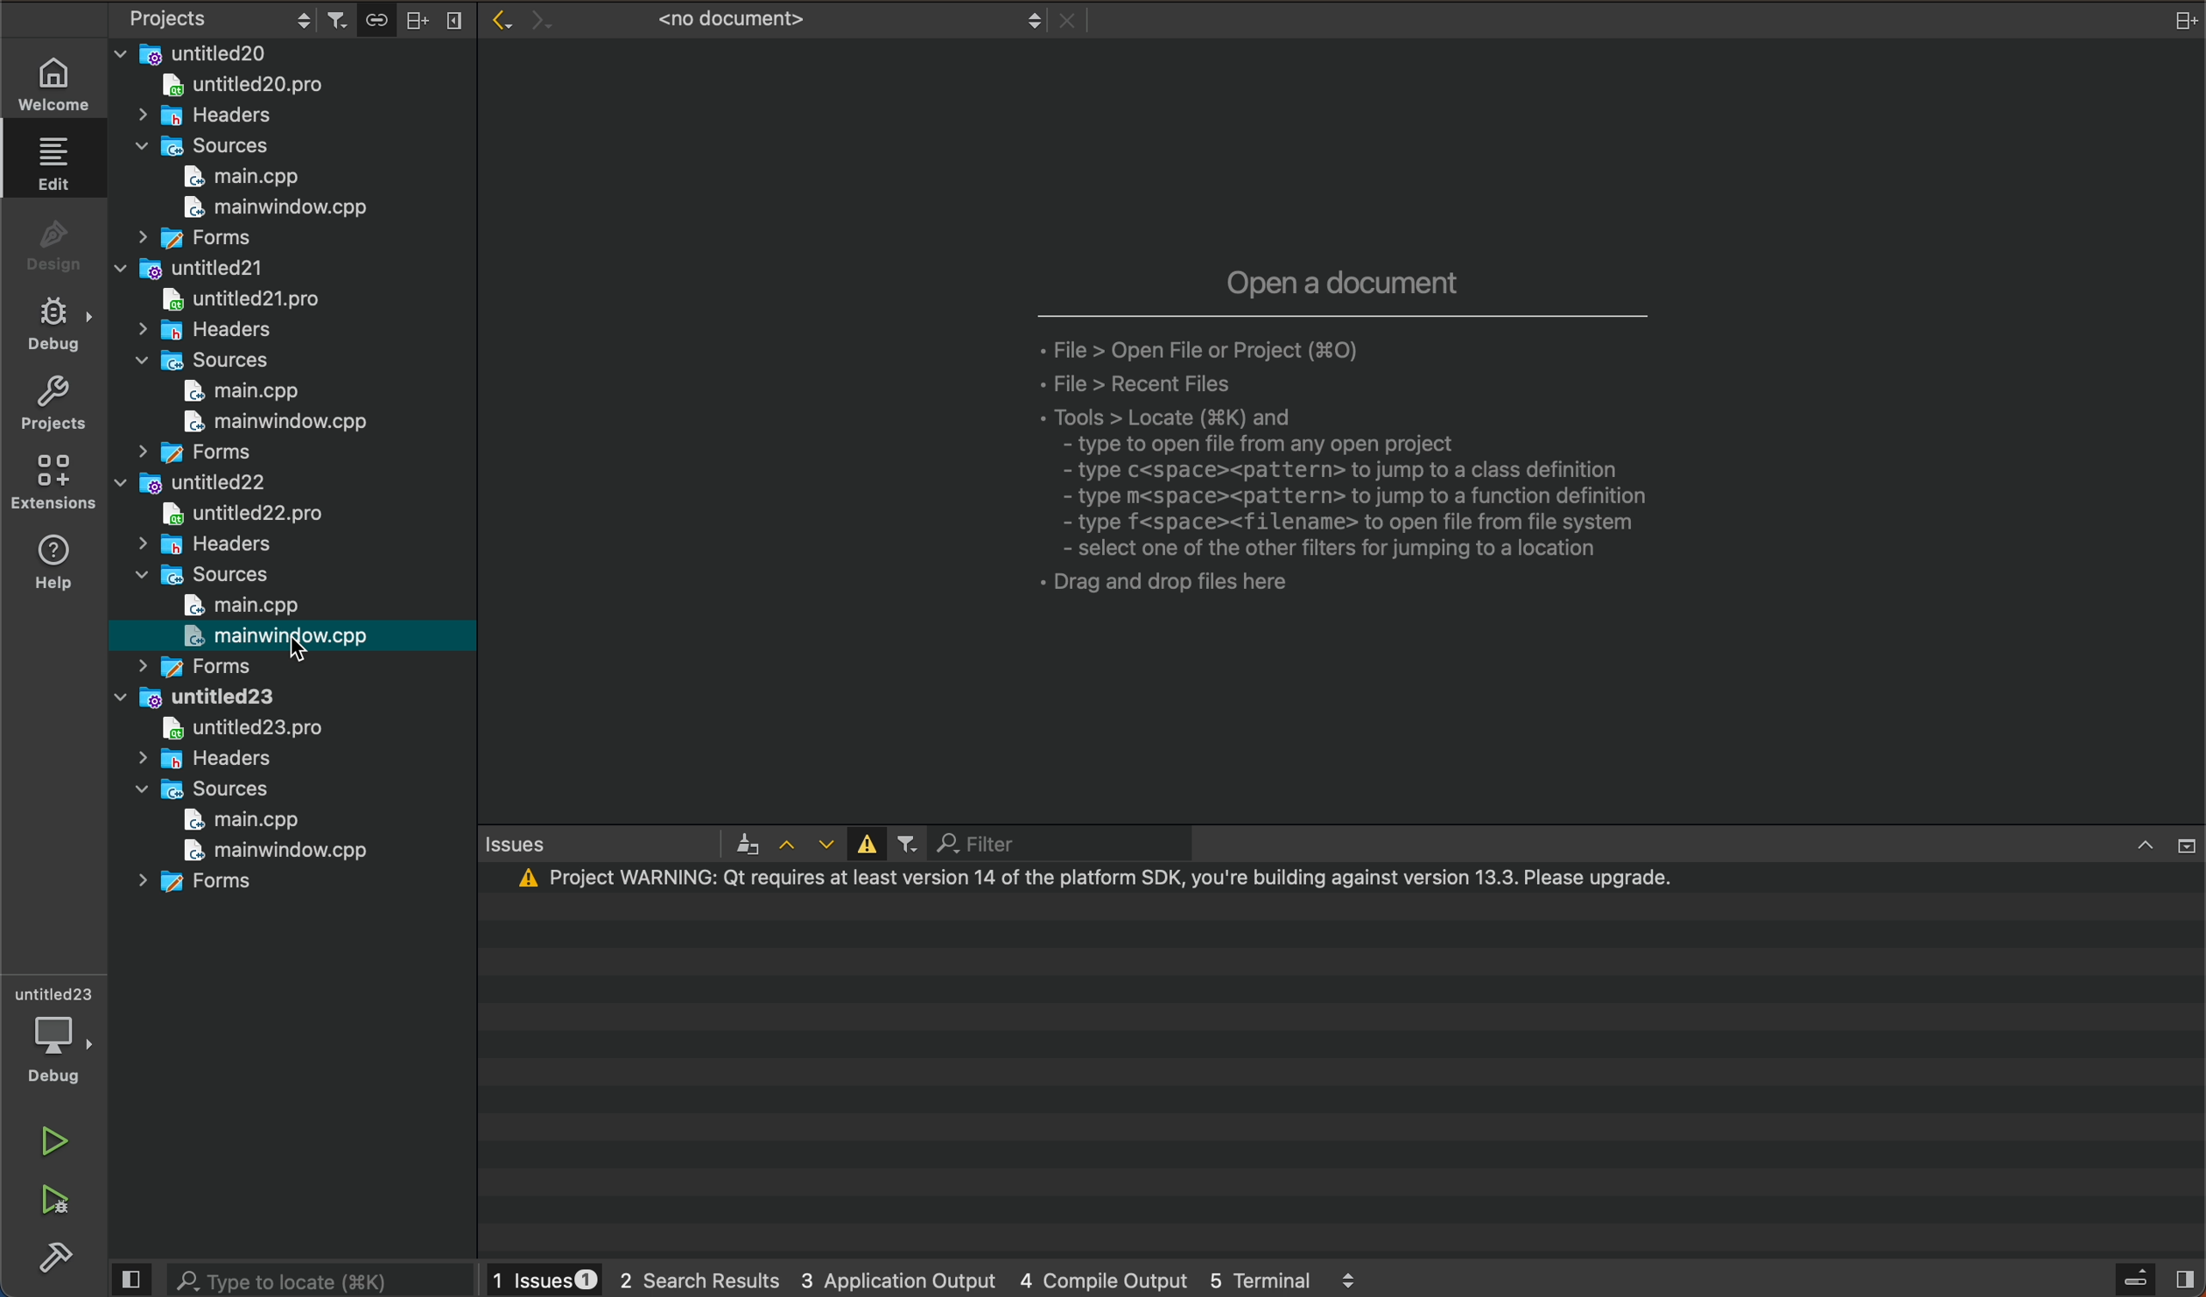 This screenshot has width=2206, height=1297. What do you see at coordinates (2187, 19) in the screenshot?
I see `split` at bounding box center [2187, 19].